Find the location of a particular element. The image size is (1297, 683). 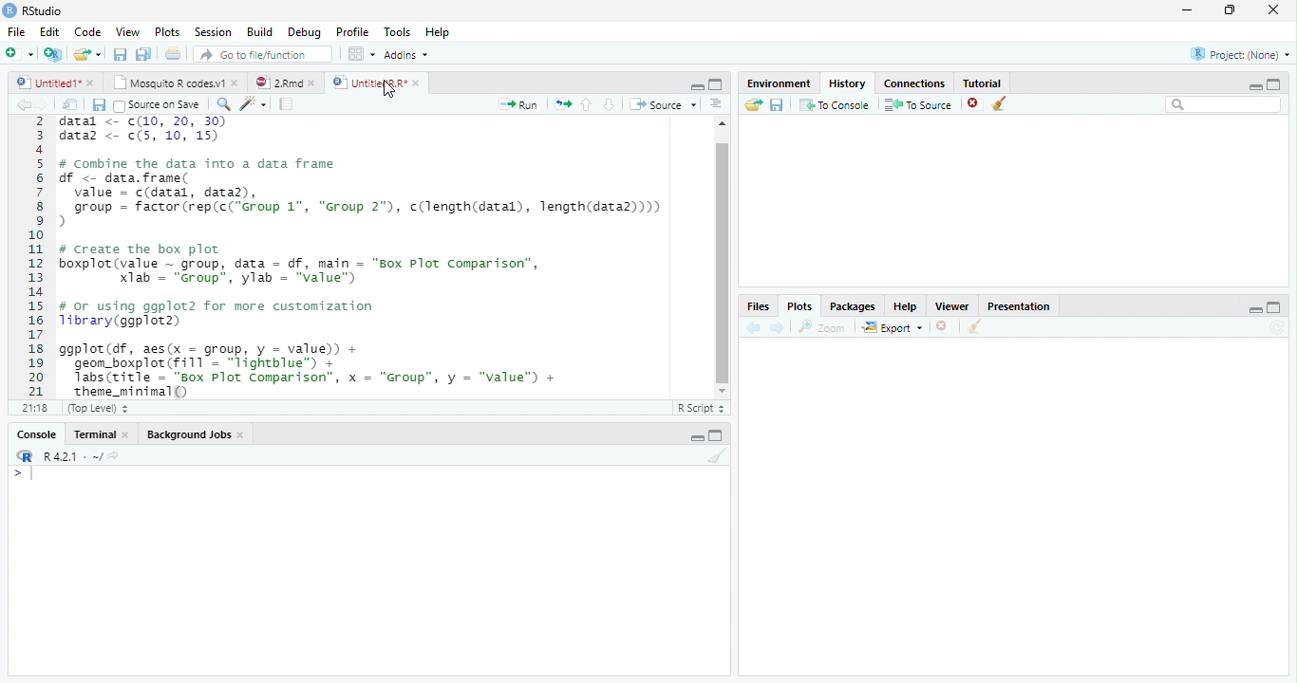

Find/Replace is located at coordinates (223, 104).